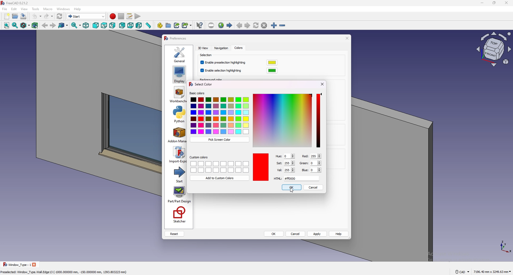  I want to click on color options, so click(220, 116).